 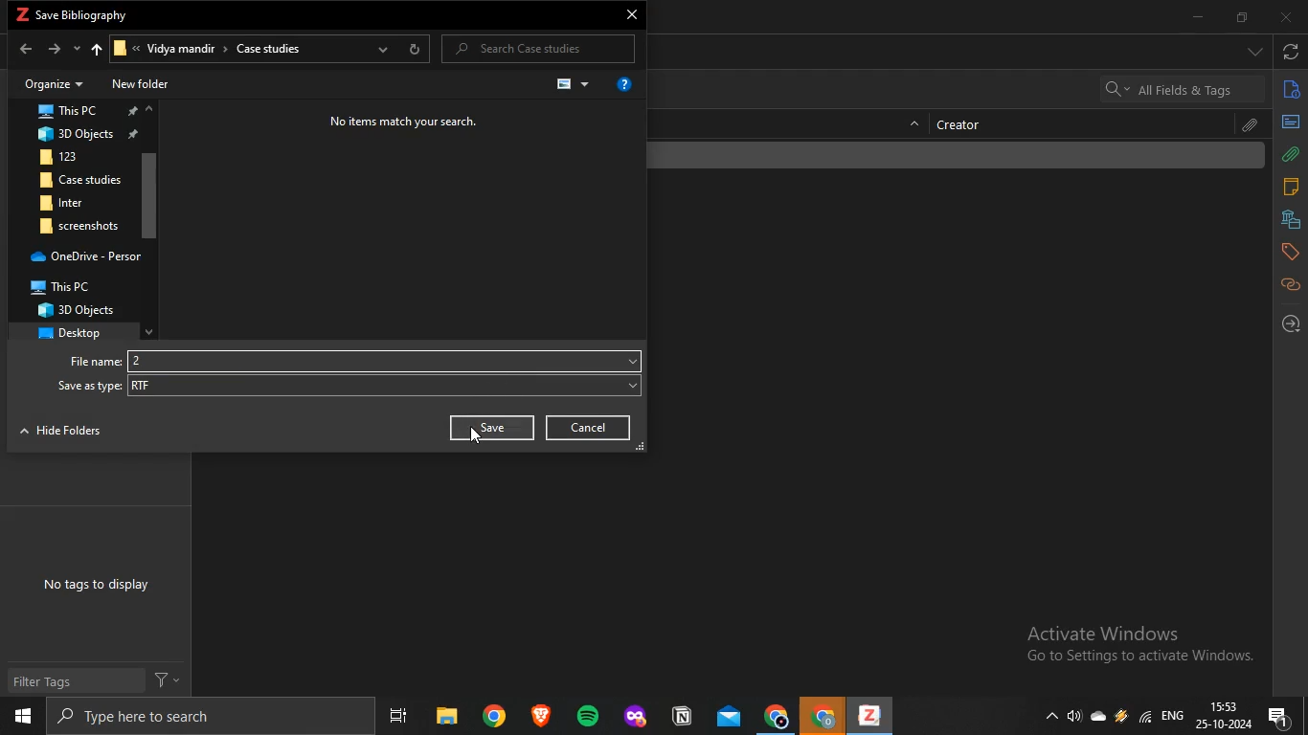 I want to click on cursor, so click(x=481, y=436).